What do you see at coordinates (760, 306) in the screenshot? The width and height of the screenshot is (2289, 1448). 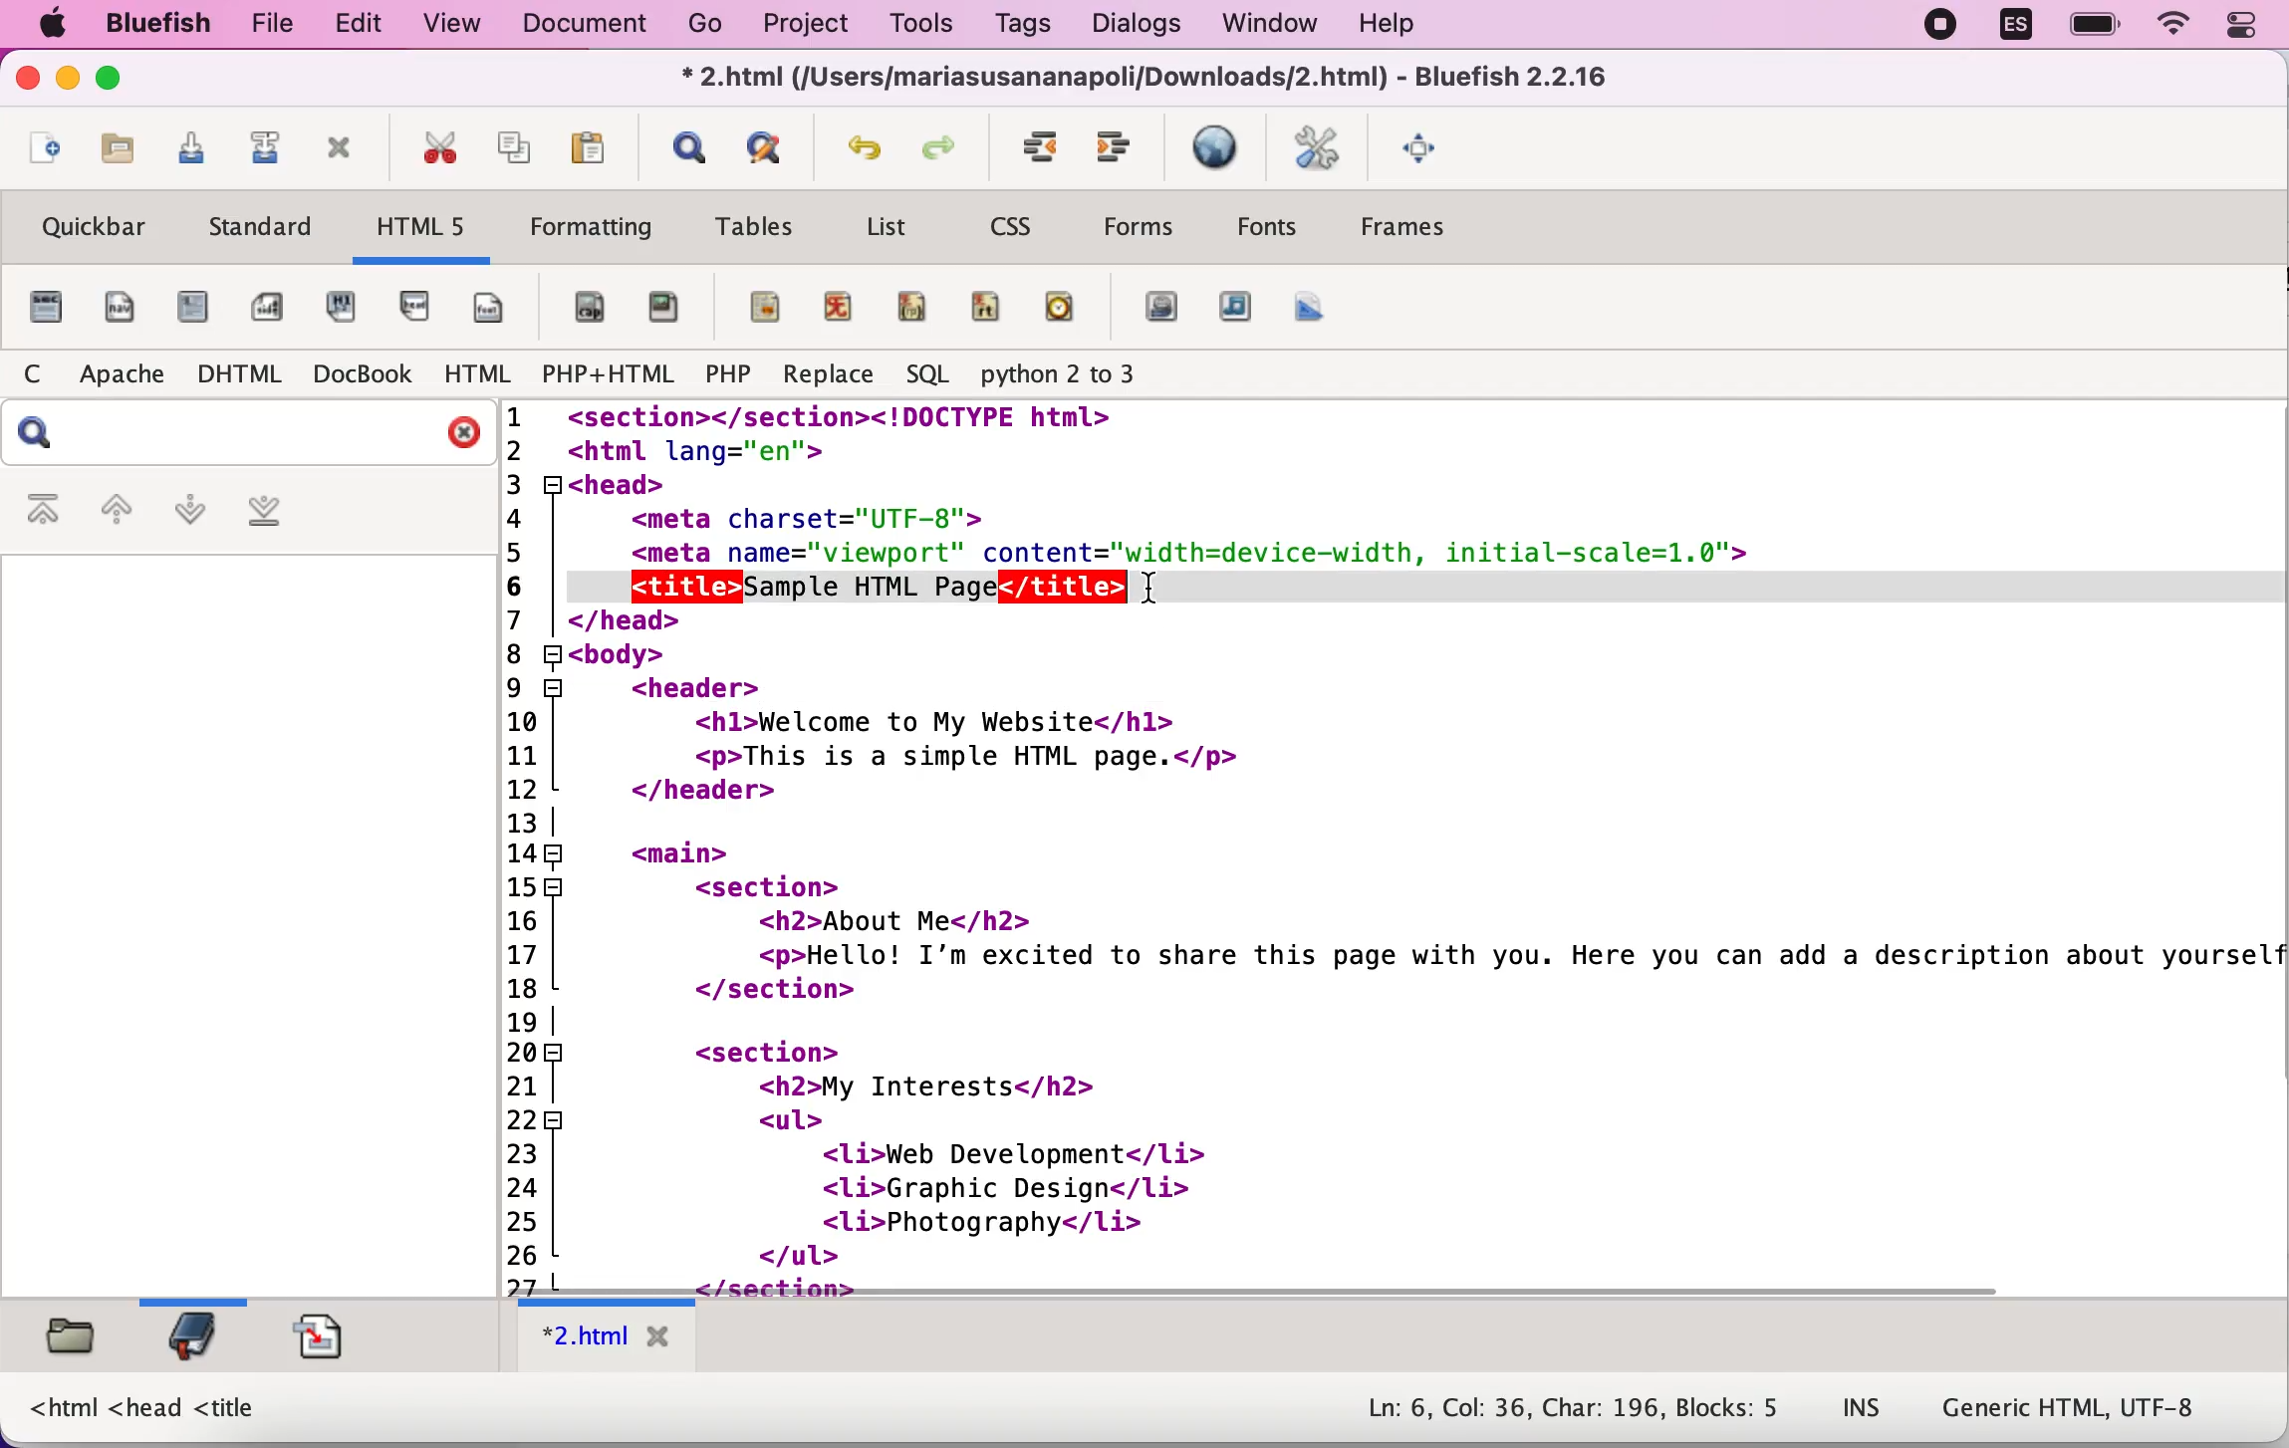 I see `mark` at bounding box center [760, 306].